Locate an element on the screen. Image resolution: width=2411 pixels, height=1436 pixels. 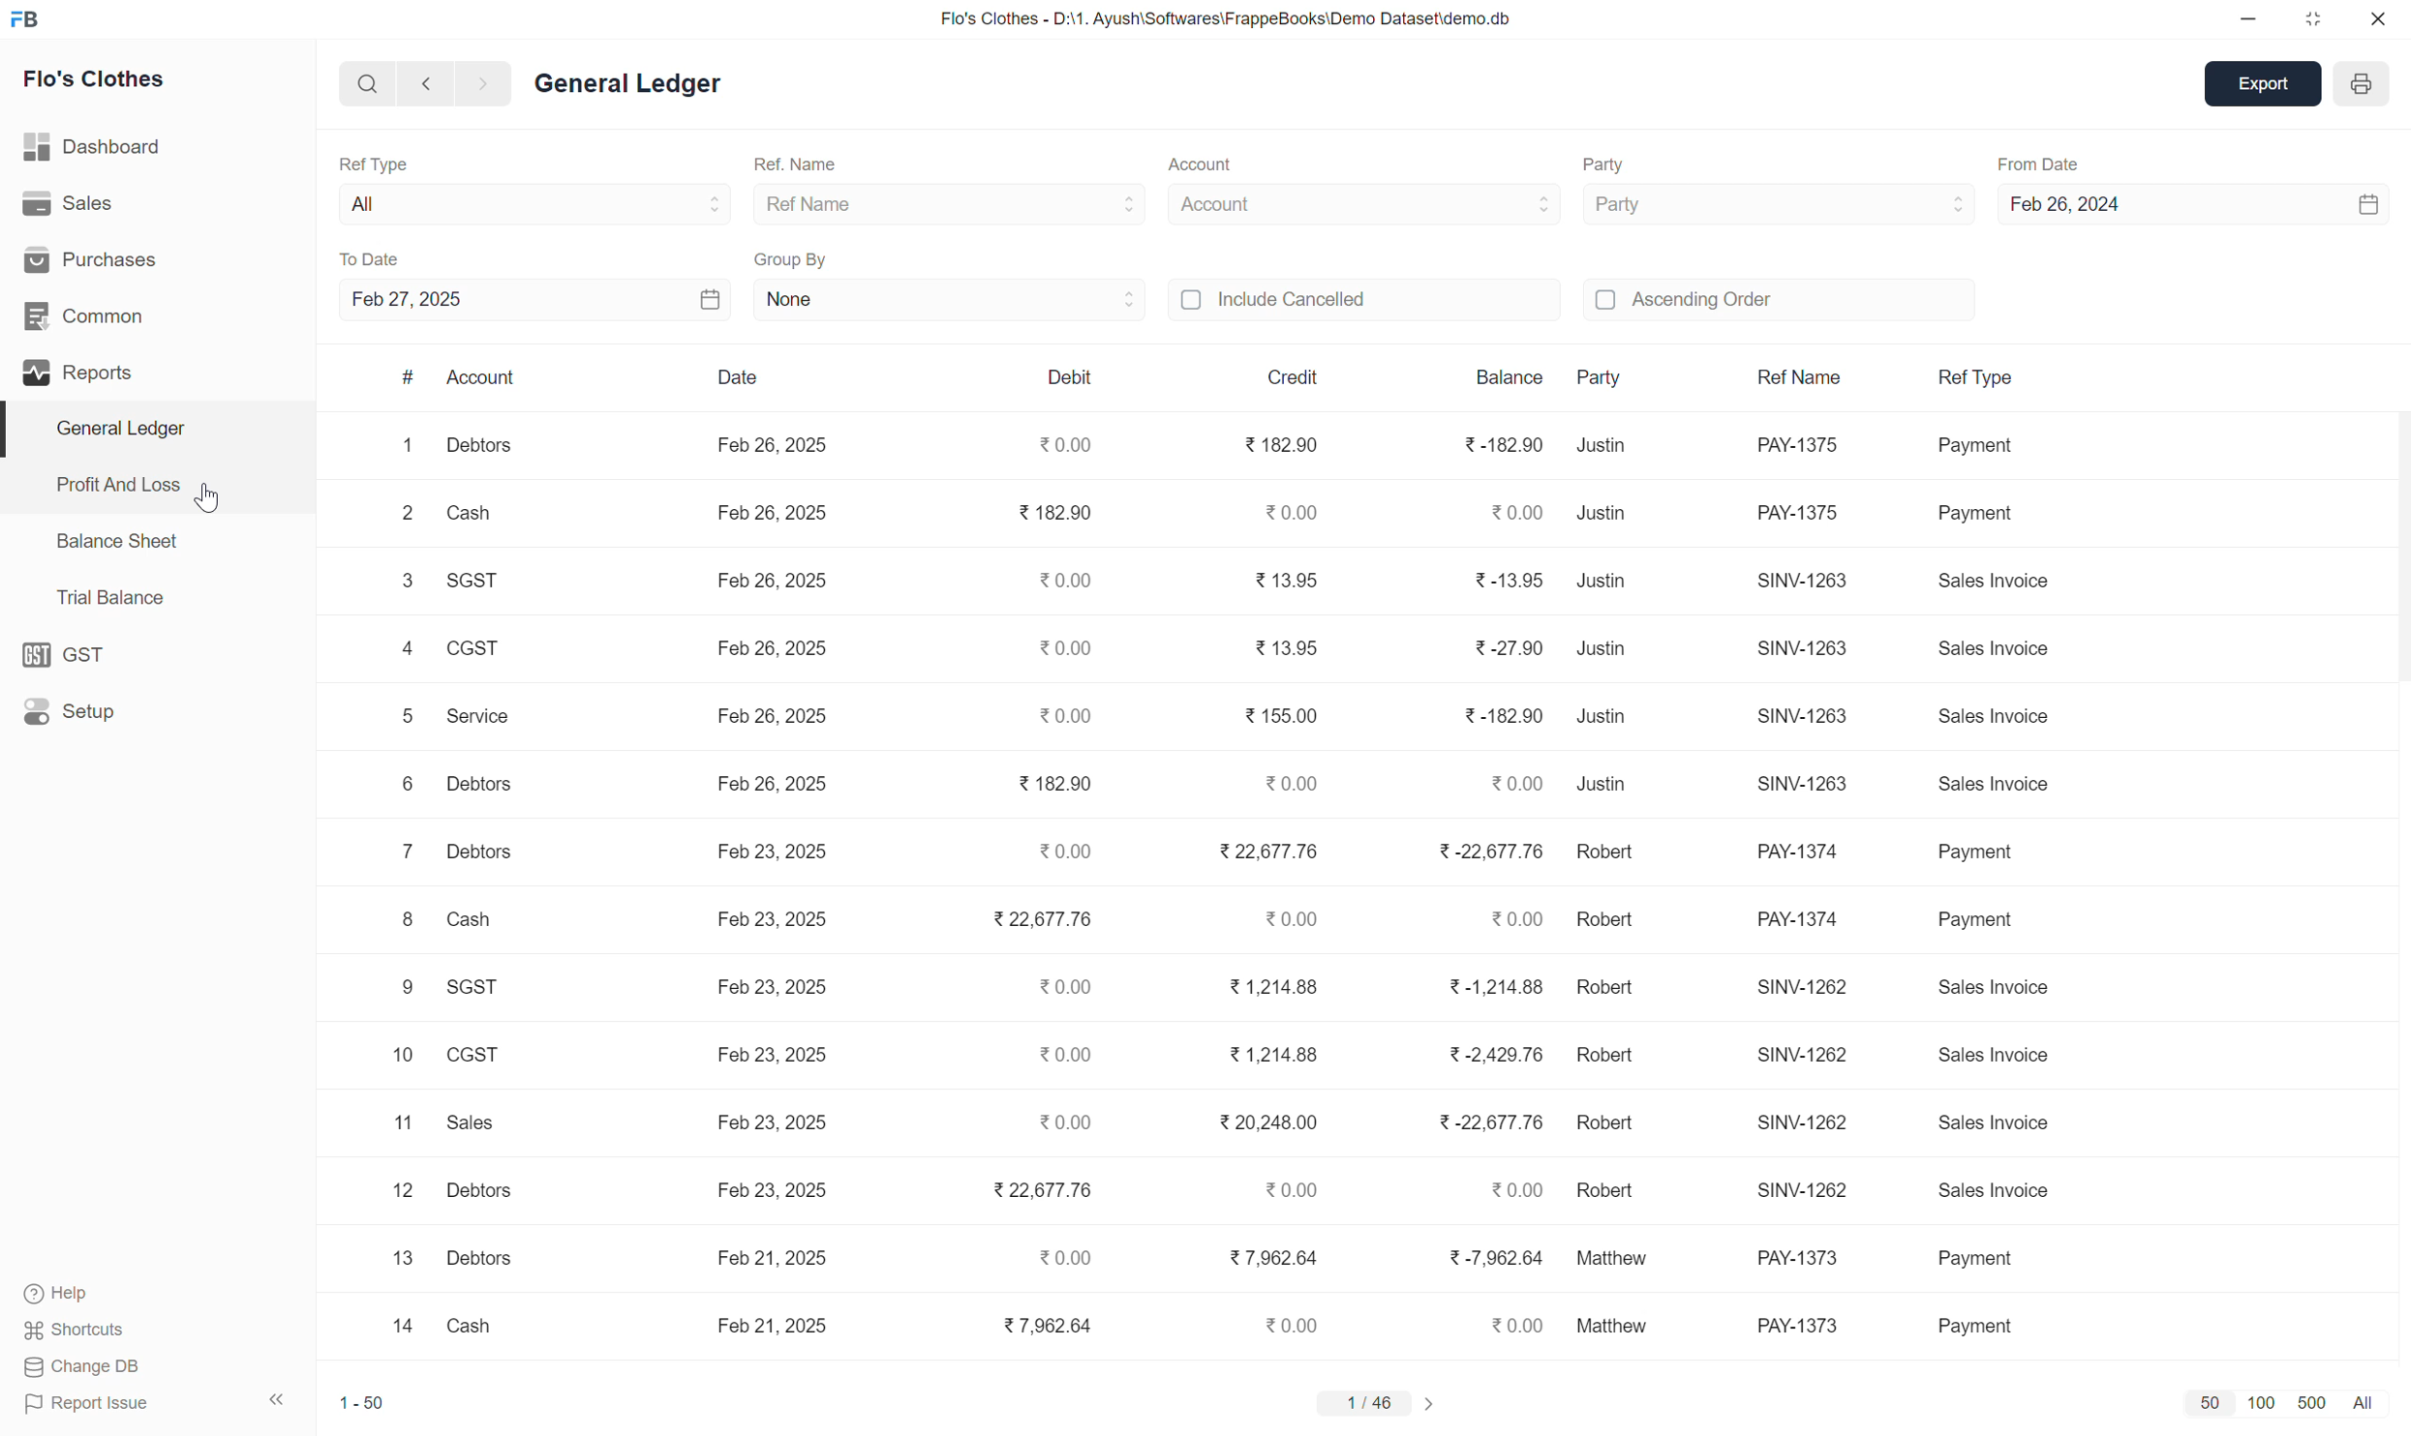
Feb 26, 2025 is located at coordinates (773, 647).